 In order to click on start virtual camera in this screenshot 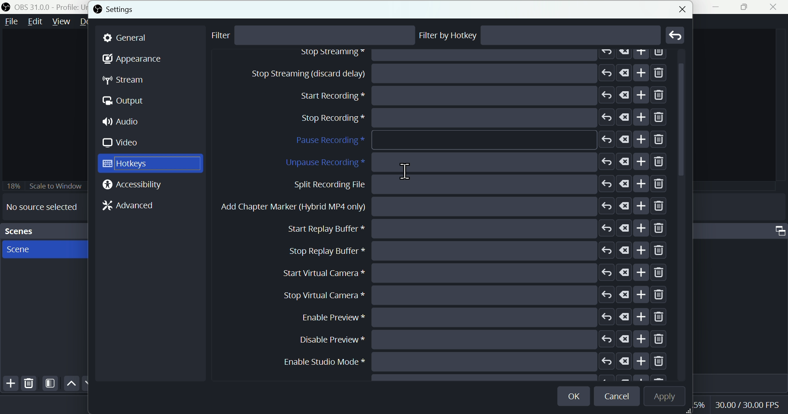, I will do `click(472, 270)`.